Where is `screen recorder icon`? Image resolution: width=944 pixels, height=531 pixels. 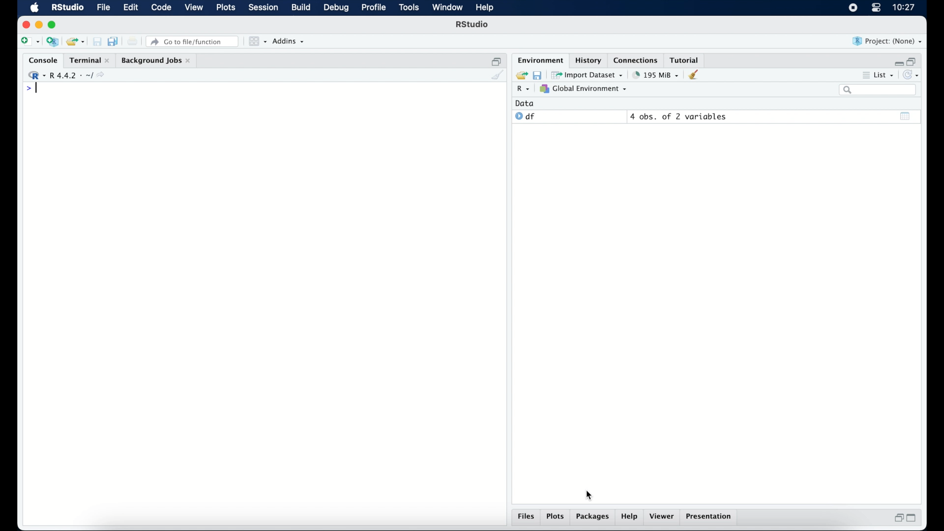
screen recorder icon is located at coordinates (852, 8).